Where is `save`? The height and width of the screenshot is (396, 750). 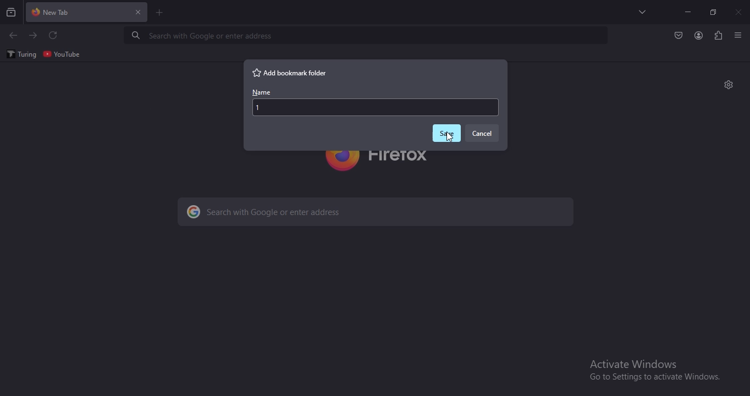
save is located at coordinates (446, 134).